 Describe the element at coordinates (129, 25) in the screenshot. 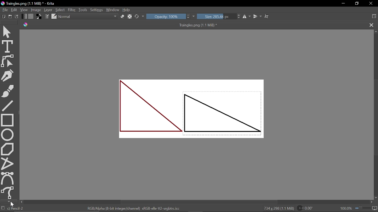

I see `Traingles.png (1.1 MiB) *` at that location.